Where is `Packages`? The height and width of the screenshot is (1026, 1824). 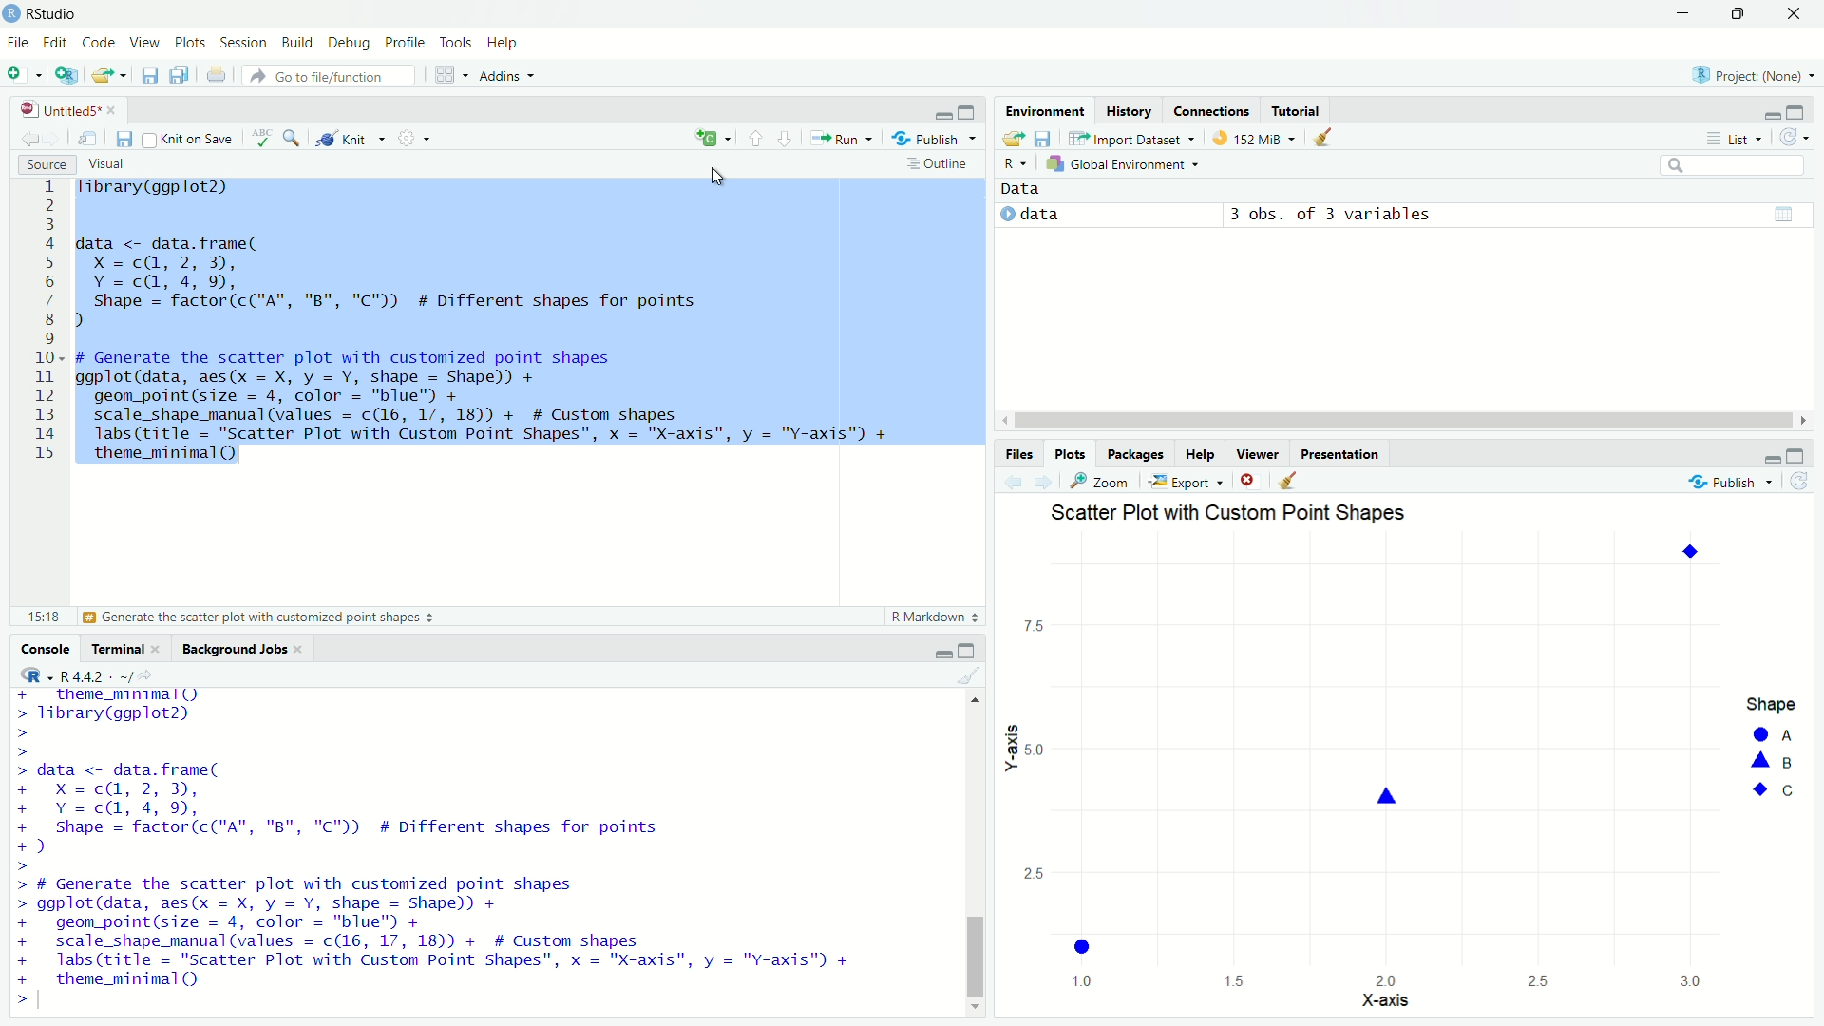 Packages is located at coordinates (1135, 453).